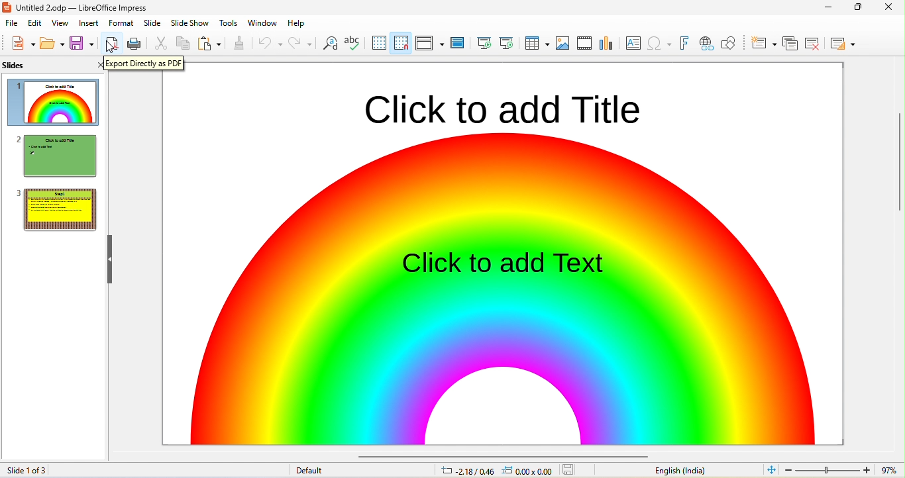  I want to click on save, so click(83, 42).